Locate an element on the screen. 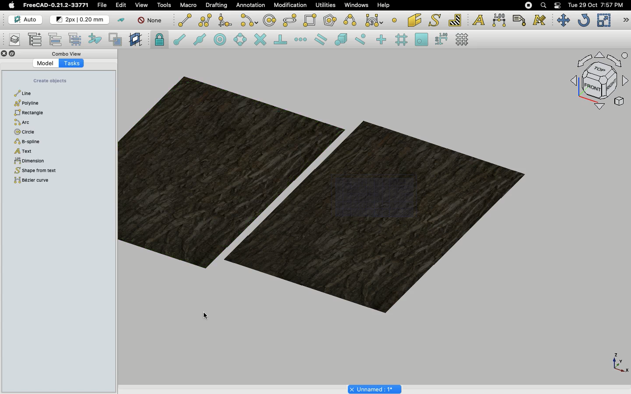 The height and width of the screenshot is (394, 631). Tasks is located at coordinates (71, 63).